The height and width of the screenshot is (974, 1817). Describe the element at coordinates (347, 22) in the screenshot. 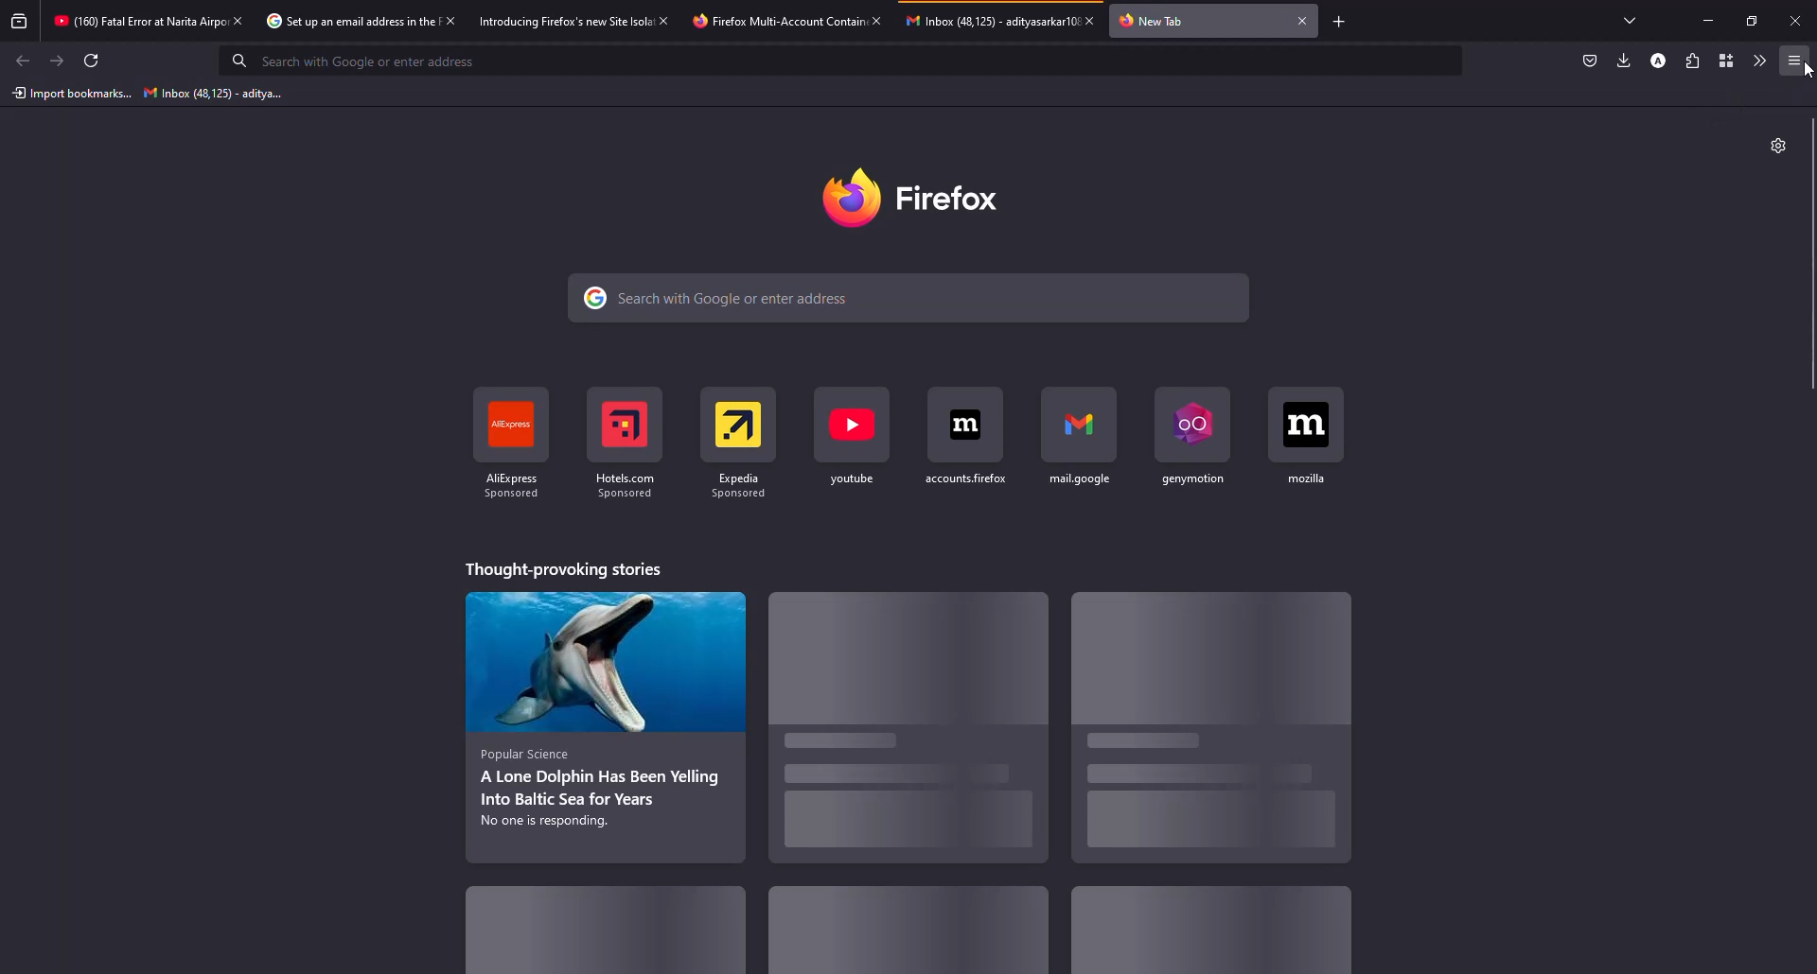

I see `tab` at that location.